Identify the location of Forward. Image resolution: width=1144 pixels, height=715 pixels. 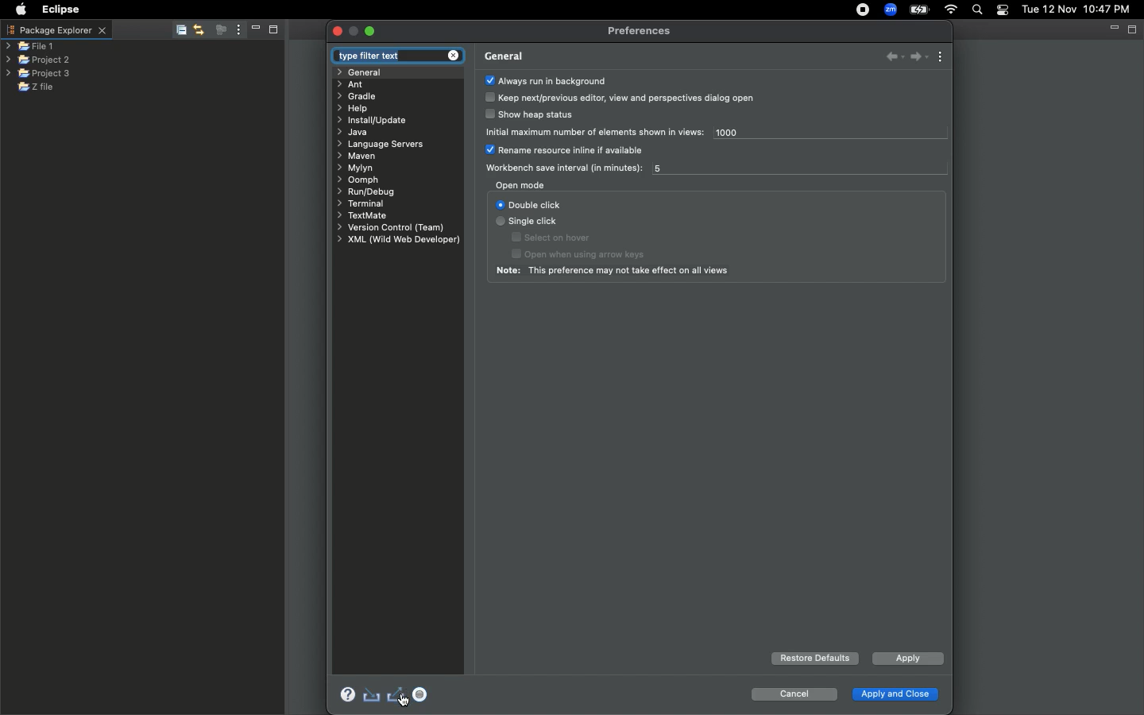
(918, 57).